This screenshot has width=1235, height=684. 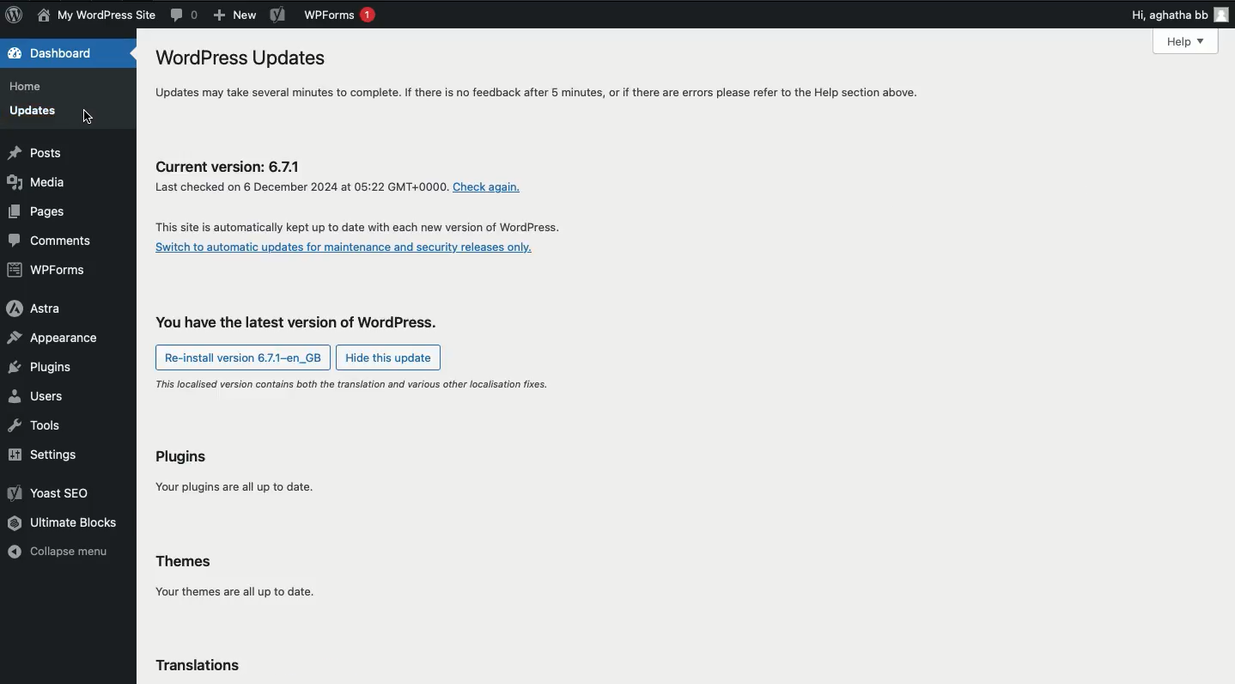 What do you see at coordinates (30, 88) in the screenshot?
I see `Home` at bounding box center [30, 88].